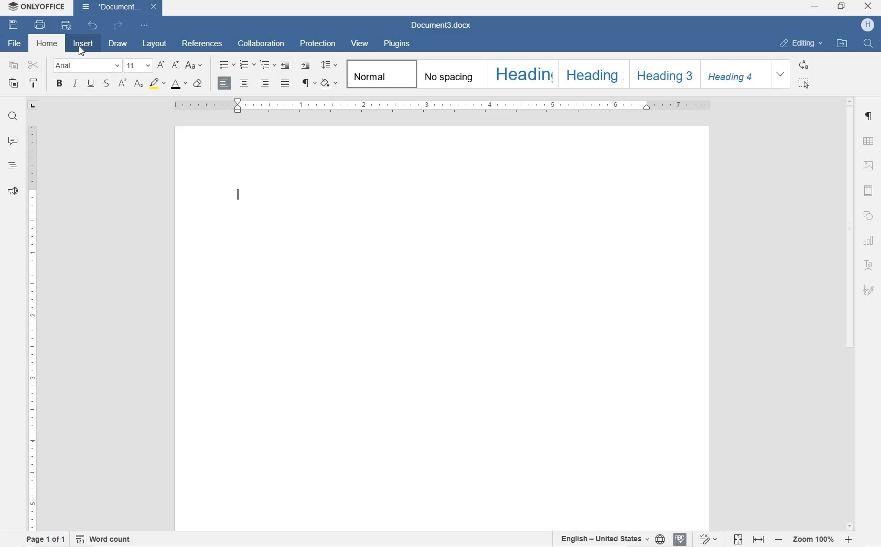  Describe the element at coordinates (305, 64) in the screenshot. I see `INCREASE INDENT` at that location.